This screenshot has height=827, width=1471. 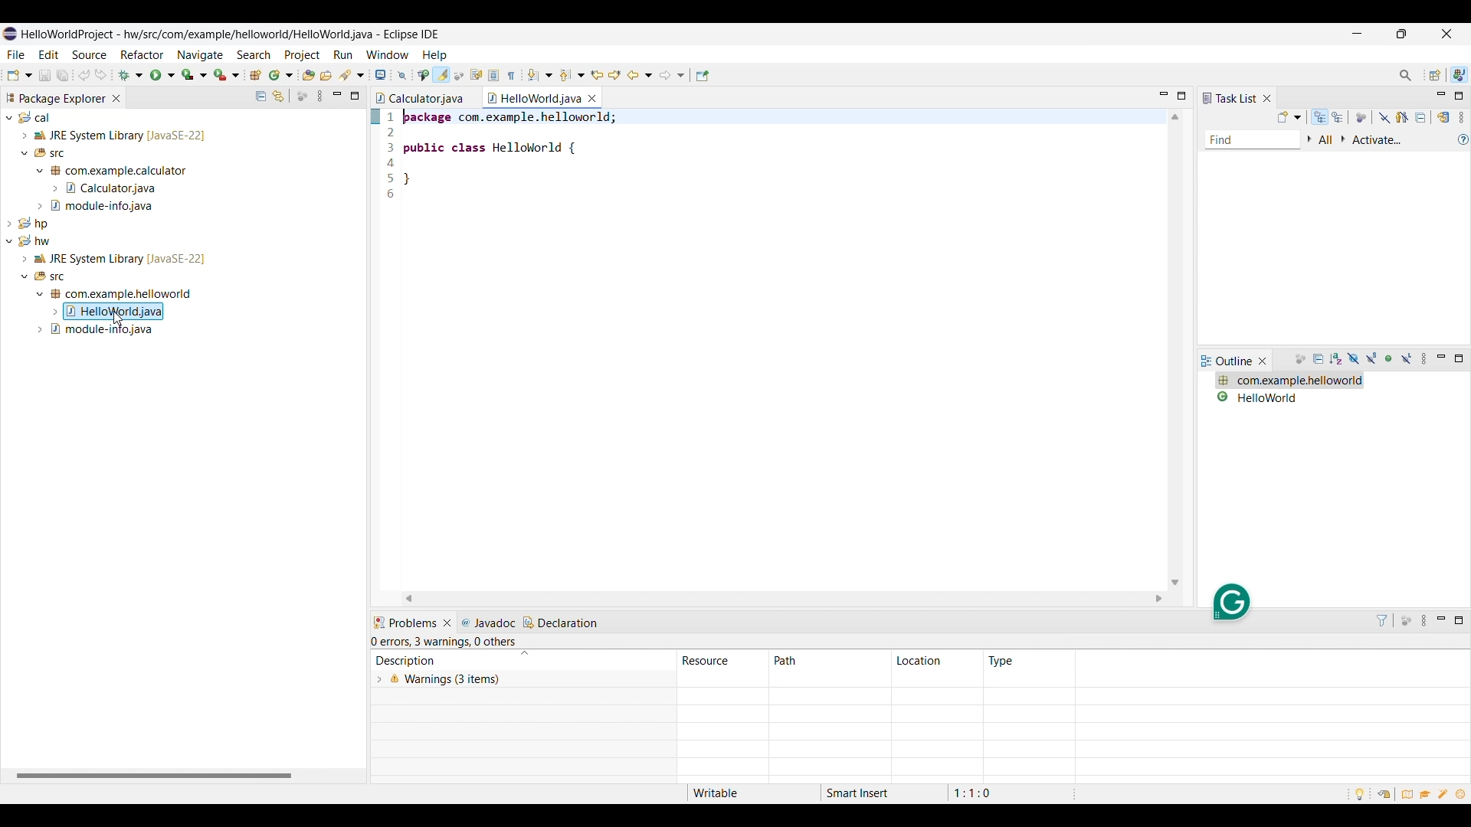 I want to click on Add new task and related options, so click(x=1290, y=117).